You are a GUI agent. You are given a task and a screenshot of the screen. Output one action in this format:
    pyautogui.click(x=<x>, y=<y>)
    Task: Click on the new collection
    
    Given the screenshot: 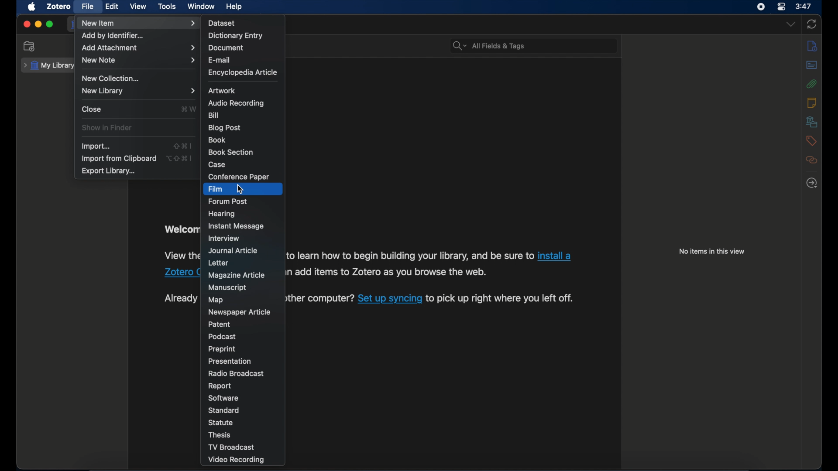 What is the action you would take?
    pyautogui.click(x=29, y=46)
    